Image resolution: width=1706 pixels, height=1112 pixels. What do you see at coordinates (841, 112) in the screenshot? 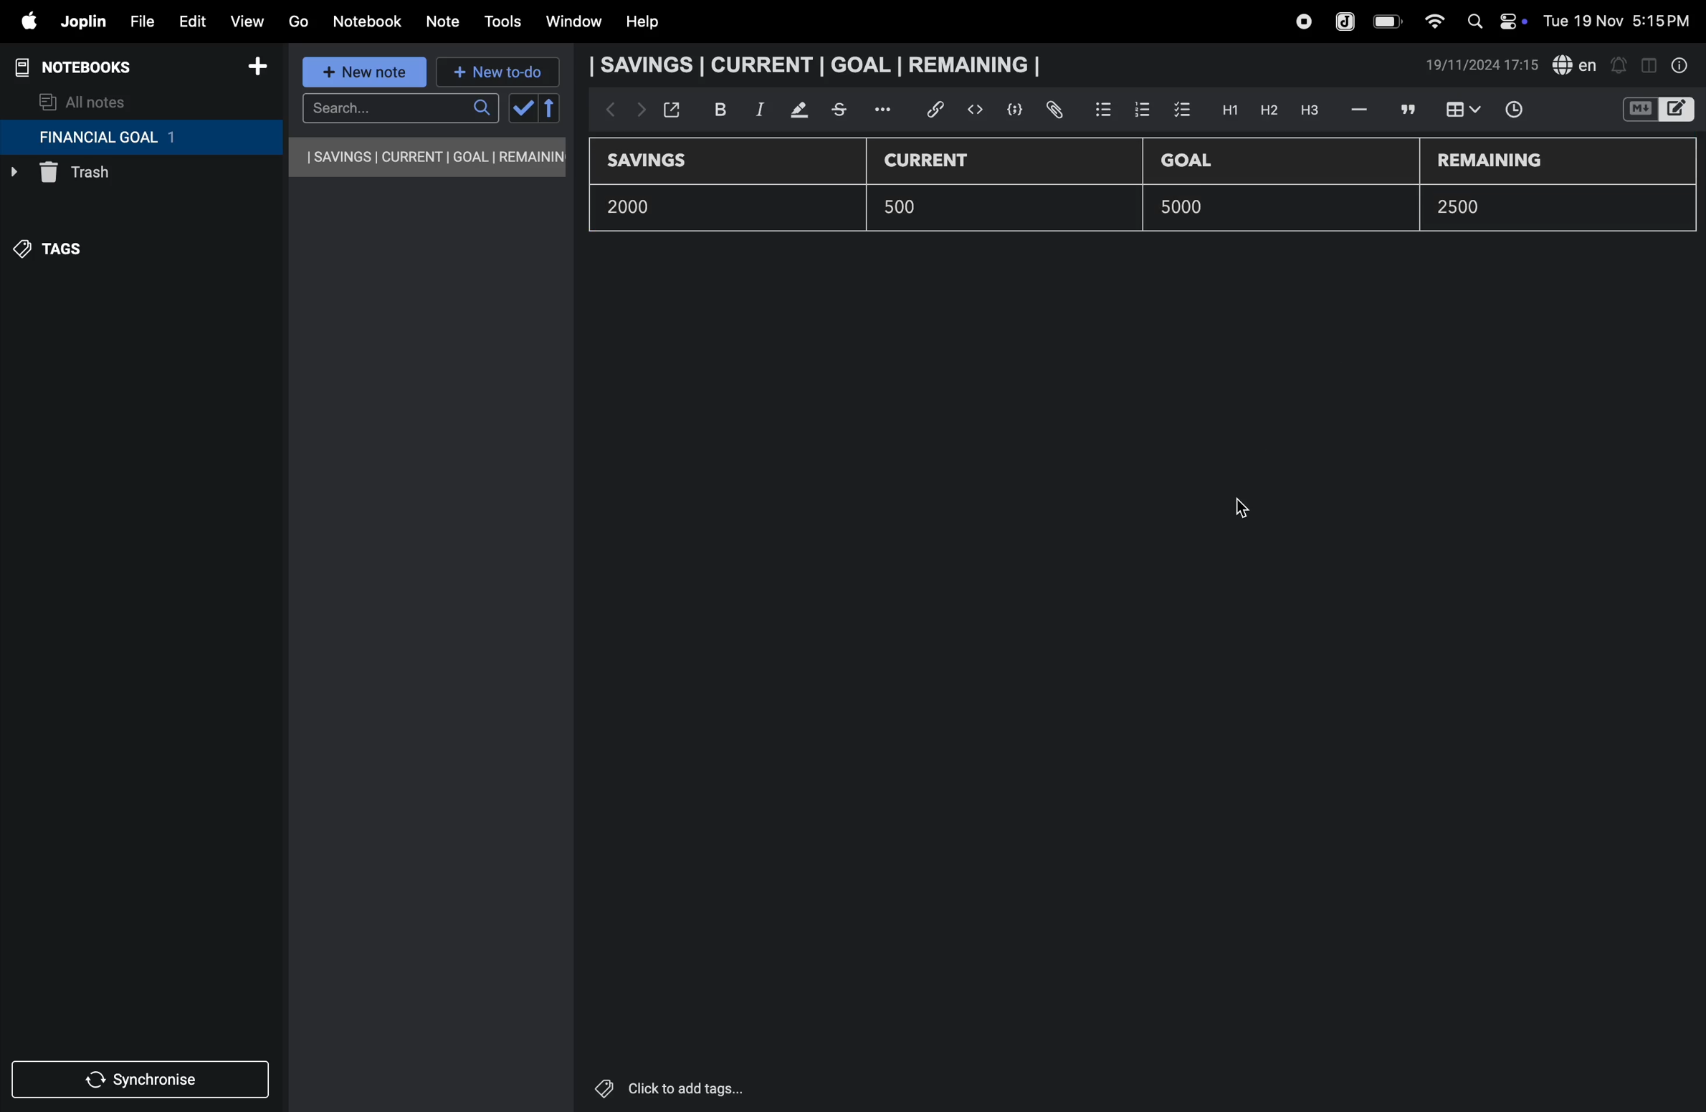
I see `stketchbook` at bounding box center [841, 112].